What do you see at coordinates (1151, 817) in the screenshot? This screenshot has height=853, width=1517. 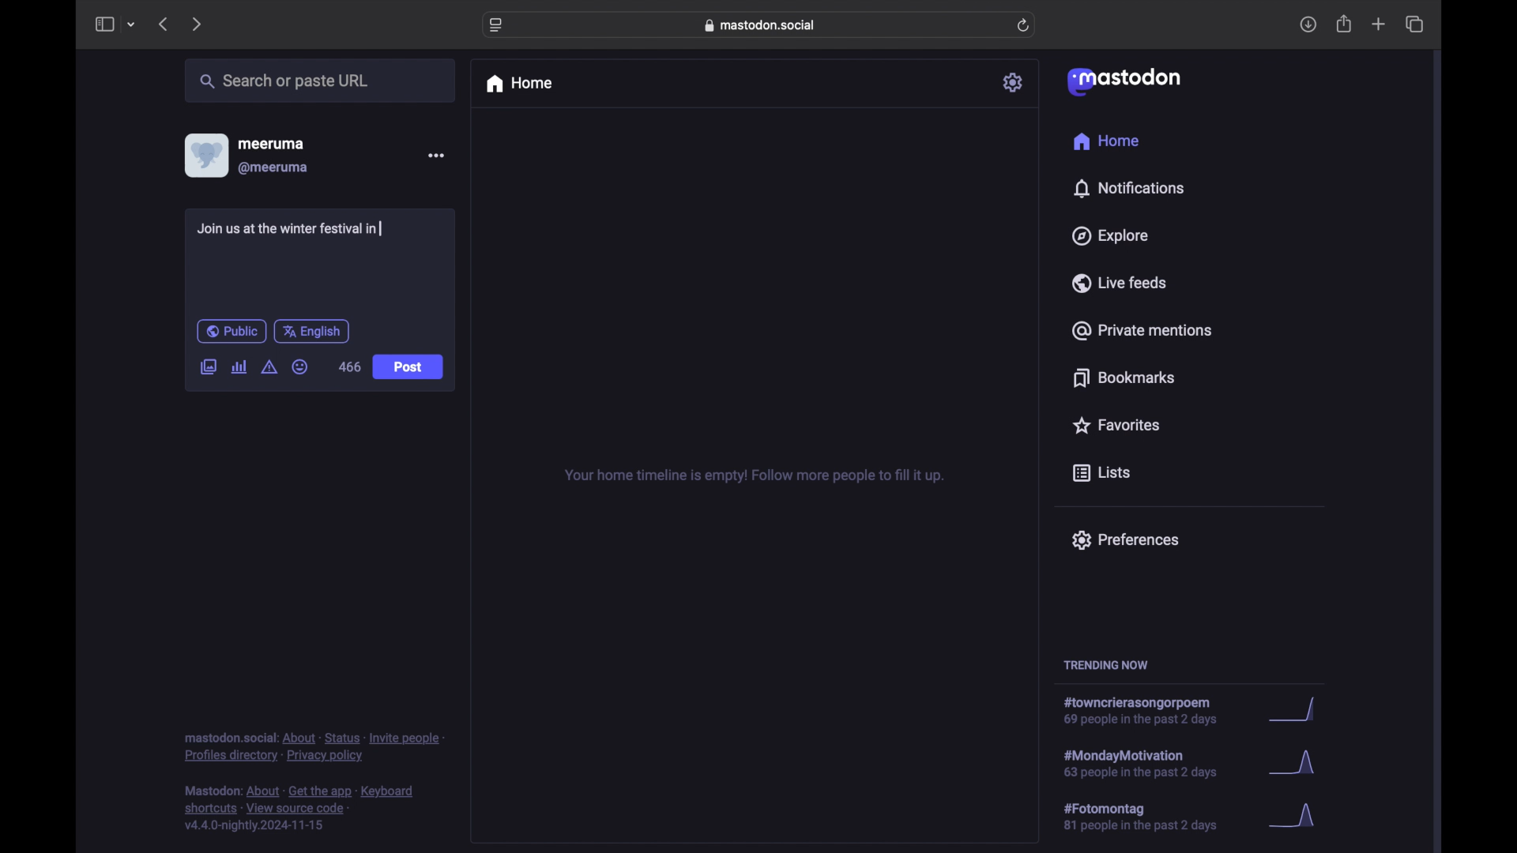 I see `hashtag trend` at bounding box center [1151, 817].